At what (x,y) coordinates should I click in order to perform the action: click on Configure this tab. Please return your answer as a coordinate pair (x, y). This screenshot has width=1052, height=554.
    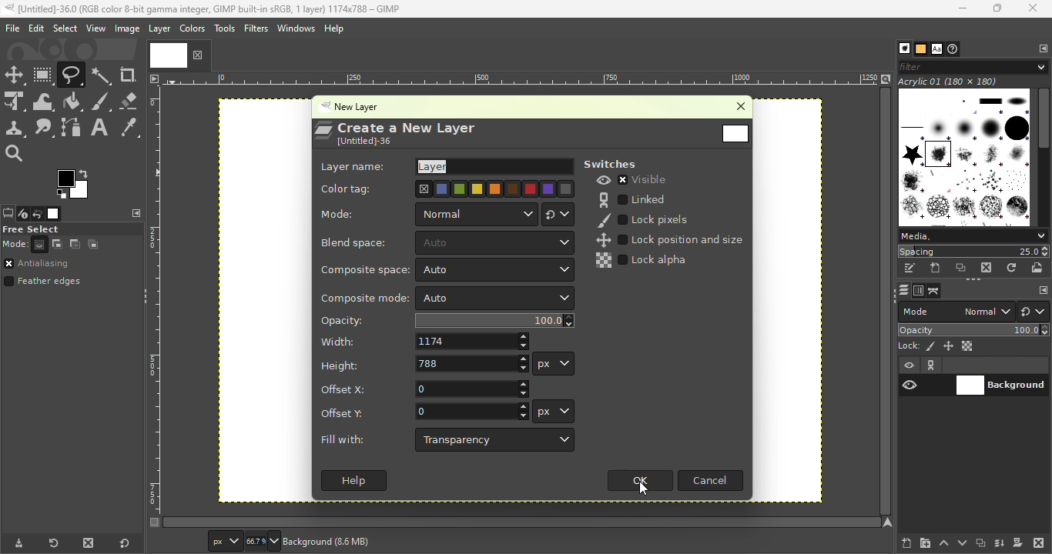
    Looking at the image, I should click on (1040, 48).